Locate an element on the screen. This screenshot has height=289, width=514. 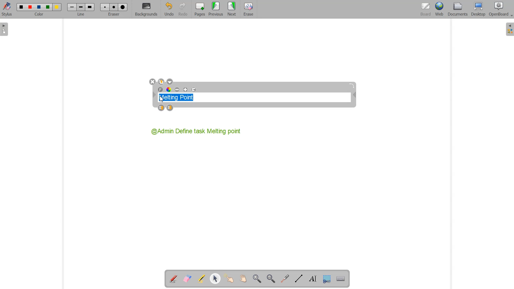
Draw lines is located at coordinates (299, 279).